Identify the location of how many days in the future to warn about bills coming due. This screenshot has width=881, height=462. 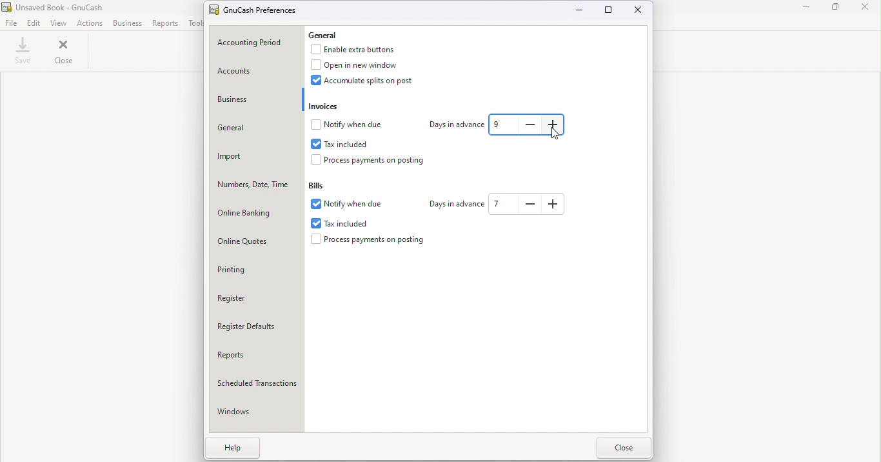
(531, 205).